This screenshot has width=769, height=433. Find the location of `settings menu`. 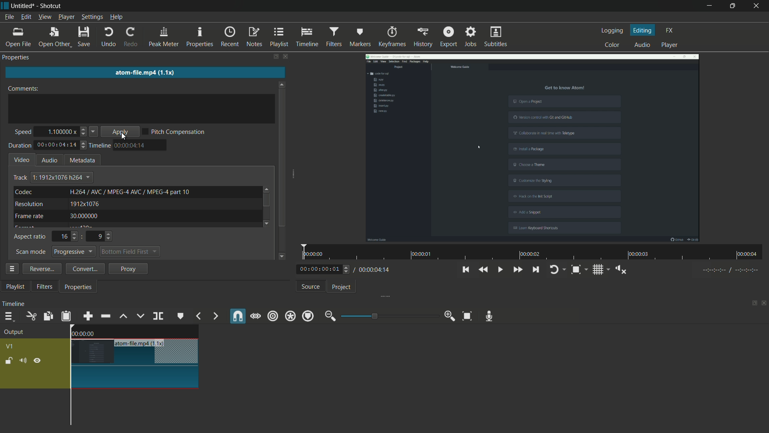

settings menu is located at coordinates (91, 17).